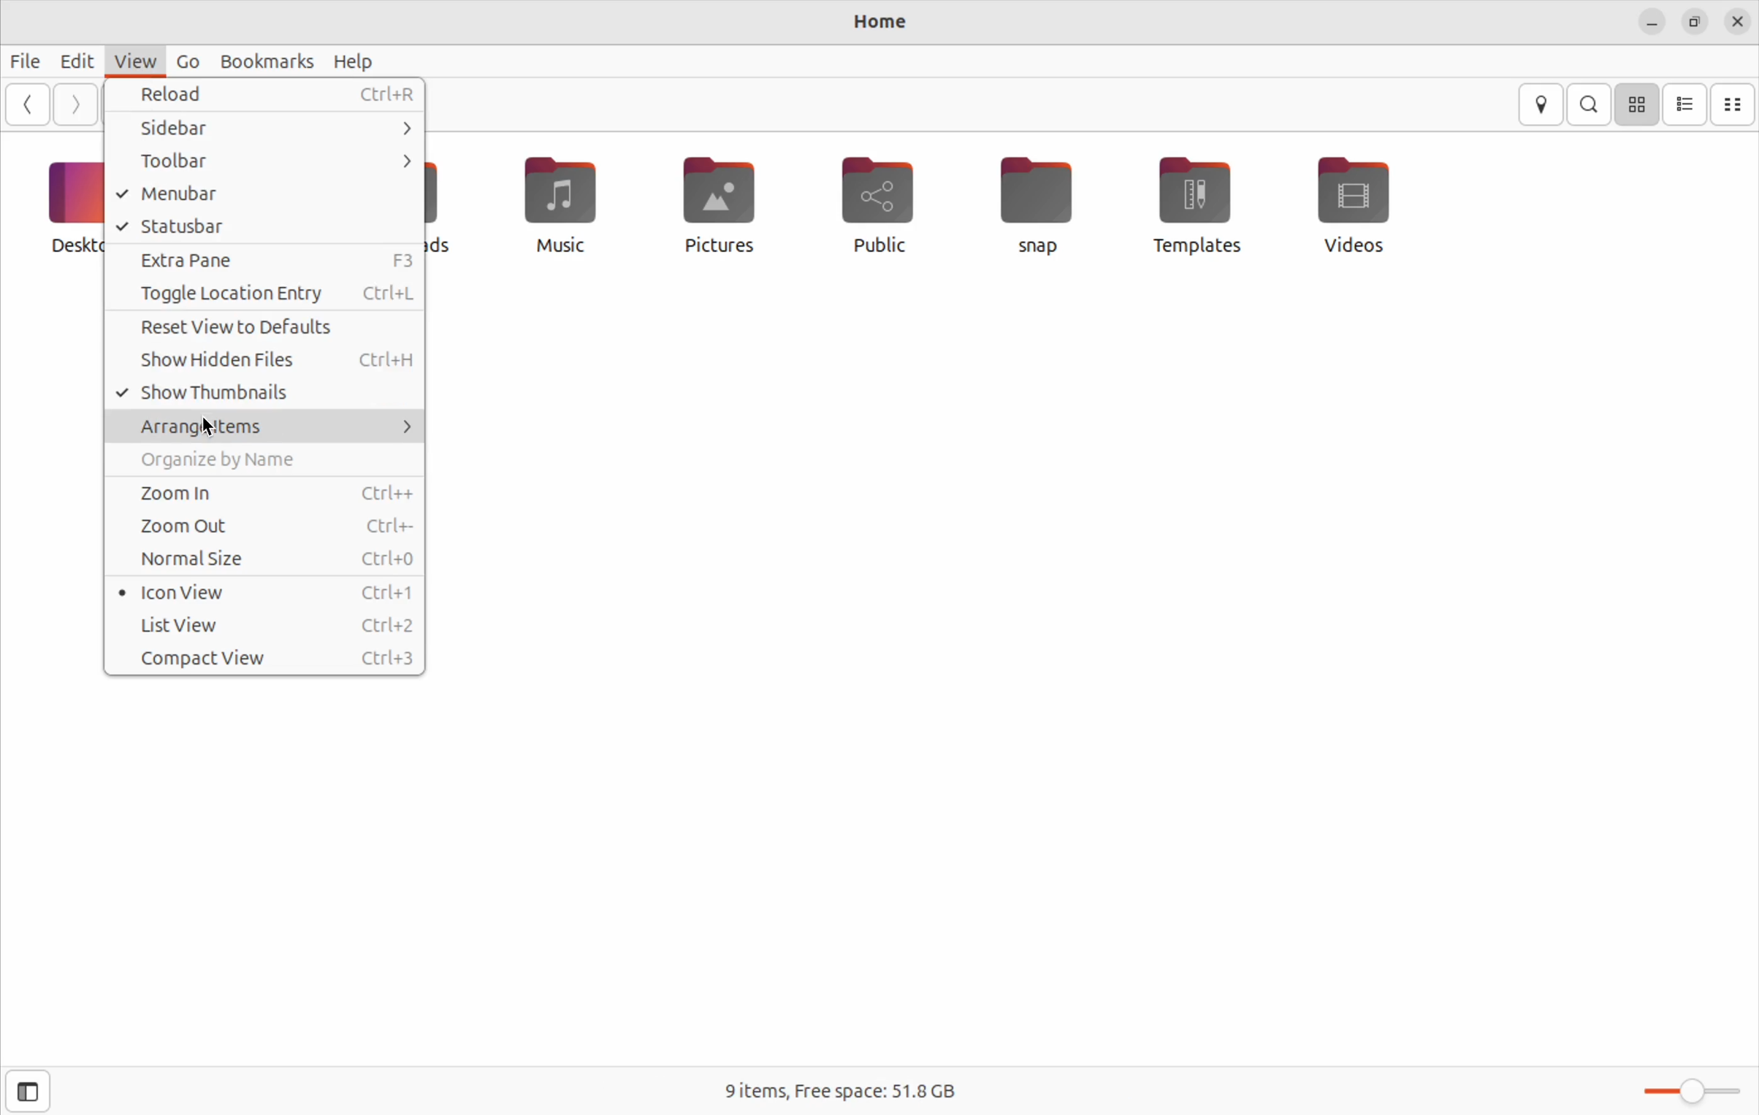 This screenshot has height=1115, width=1759. I want to click on icon view, so click(1638, 103).